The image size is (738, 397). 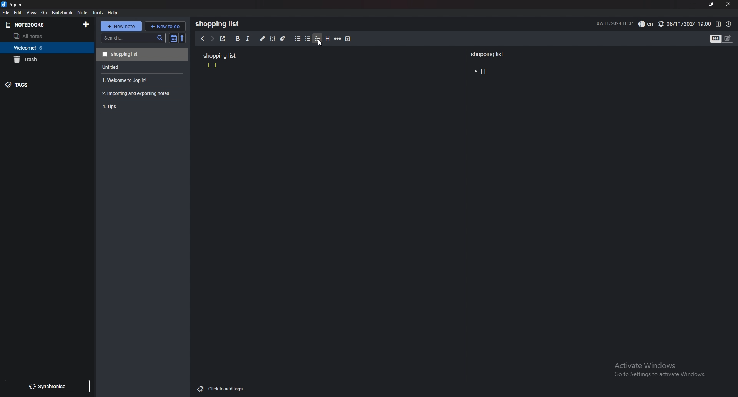 What do you see at coordinates (728, 4) in the screenshot?
I see `close` at bounding box center [728, 4].